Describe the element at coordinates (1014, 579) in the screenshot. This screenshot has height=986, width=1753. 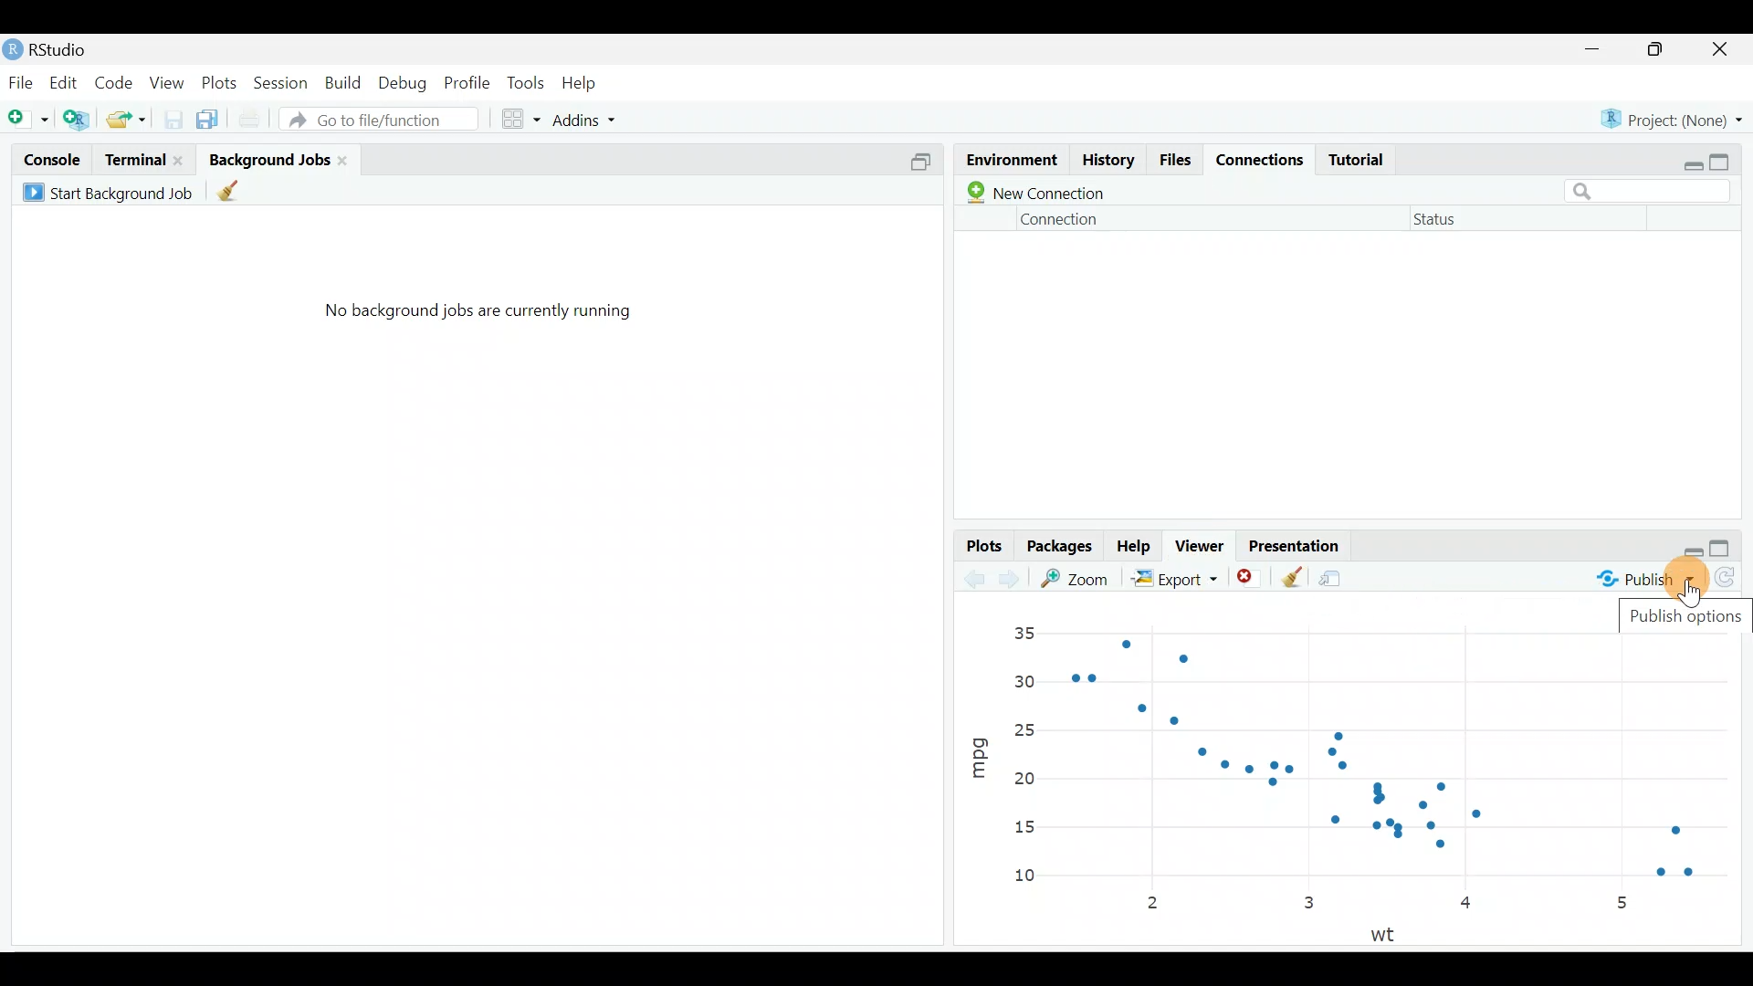
I see `Go forward` at that location.